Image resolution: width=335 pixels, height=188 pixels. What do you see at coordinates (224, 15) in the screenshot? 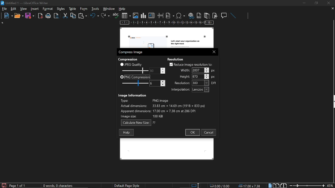
I see `insert comment` at bounding box center [224, 15].